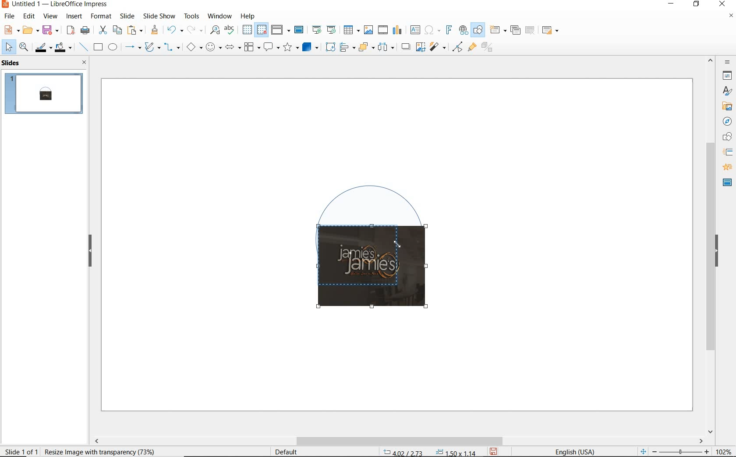  Describe the element at coordinates (457, 46) in the screenshot. I see `filter` at that location.